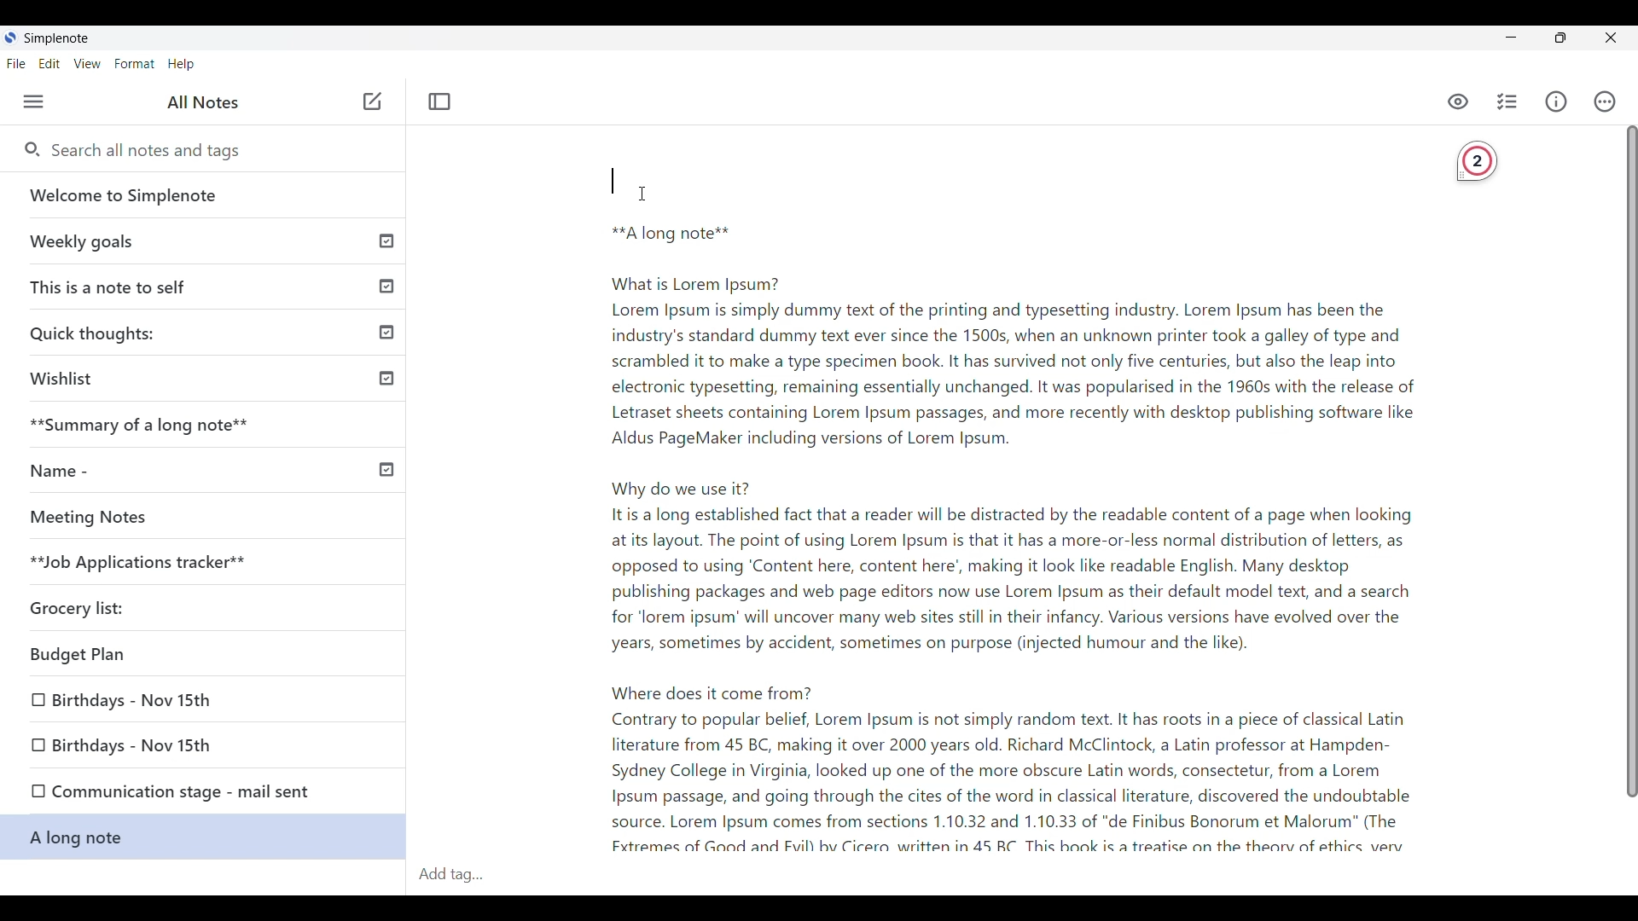 This screenshot has width=1638, height=921. I want to click on Birthdays-Nov 15th, so click(183, 743).